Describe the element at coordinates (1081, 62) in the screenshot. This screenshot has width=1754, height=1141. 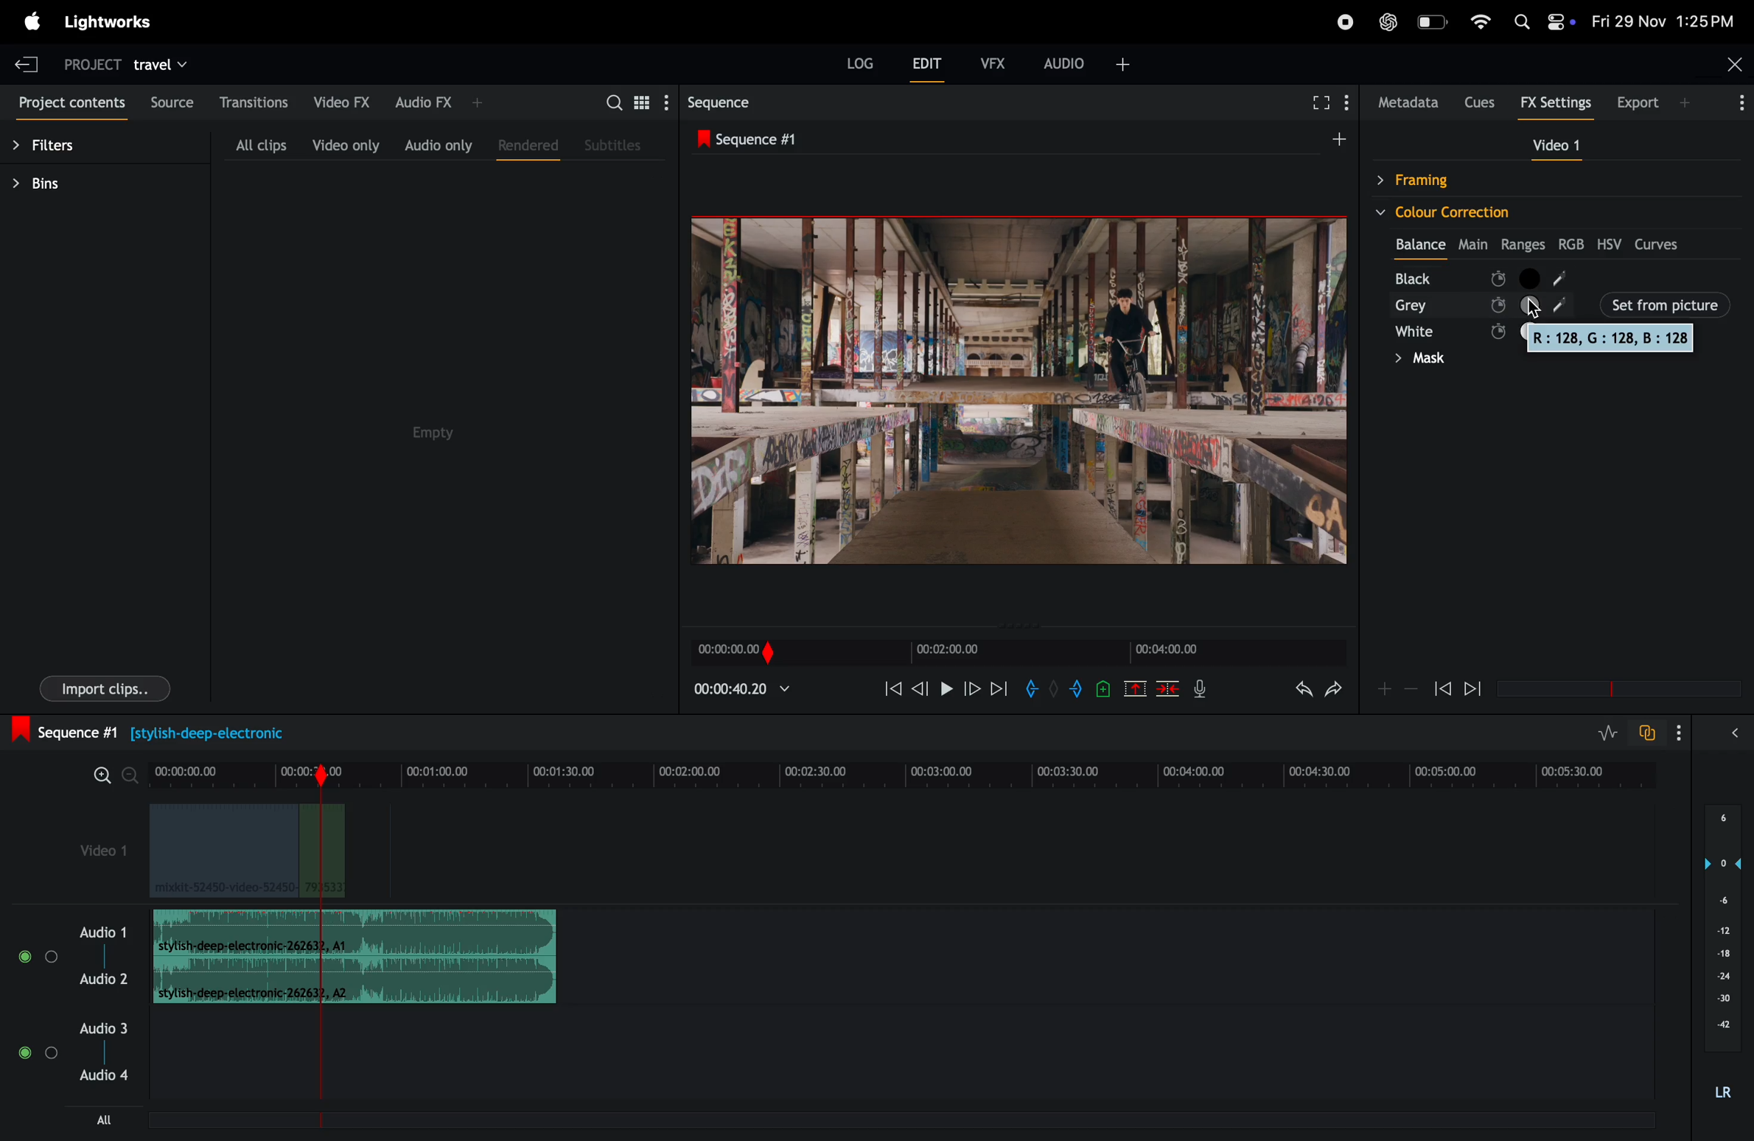
I see `` at that location.